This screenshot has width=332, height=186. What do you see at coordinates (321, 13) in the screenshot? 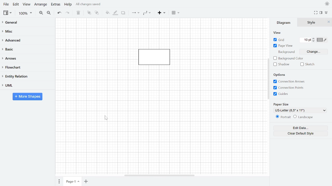
I see `Format` at bounding box center [321, 13].